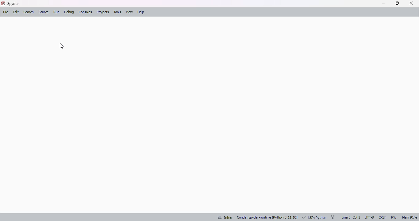 Image resolution: width=419 pixels, height=221 pixels. I want to click on help, so click(140, 12).